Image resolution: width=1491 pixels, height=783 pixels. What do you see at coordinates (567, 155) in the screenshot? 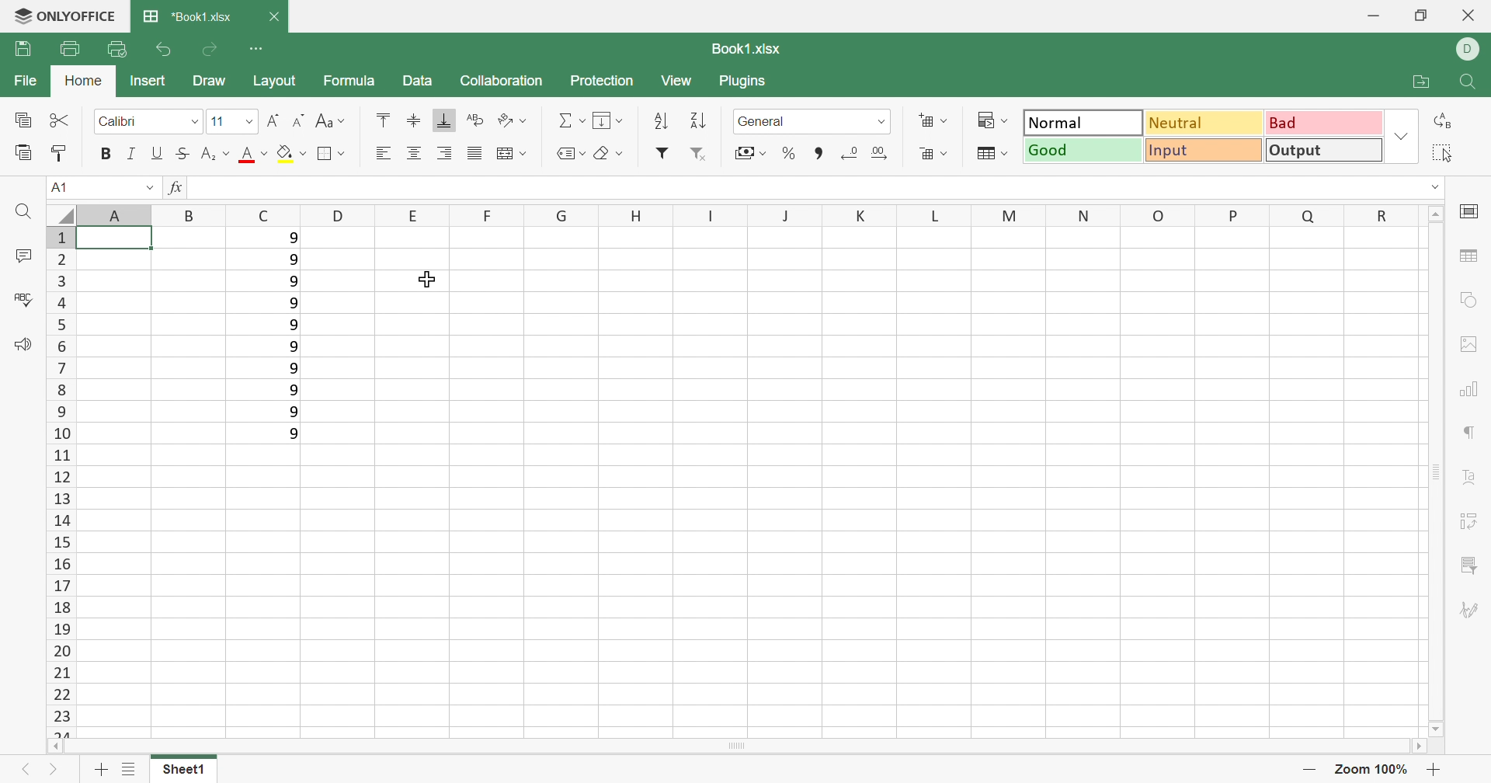
I see `Named Ranges` at bounding box center [567, 155].